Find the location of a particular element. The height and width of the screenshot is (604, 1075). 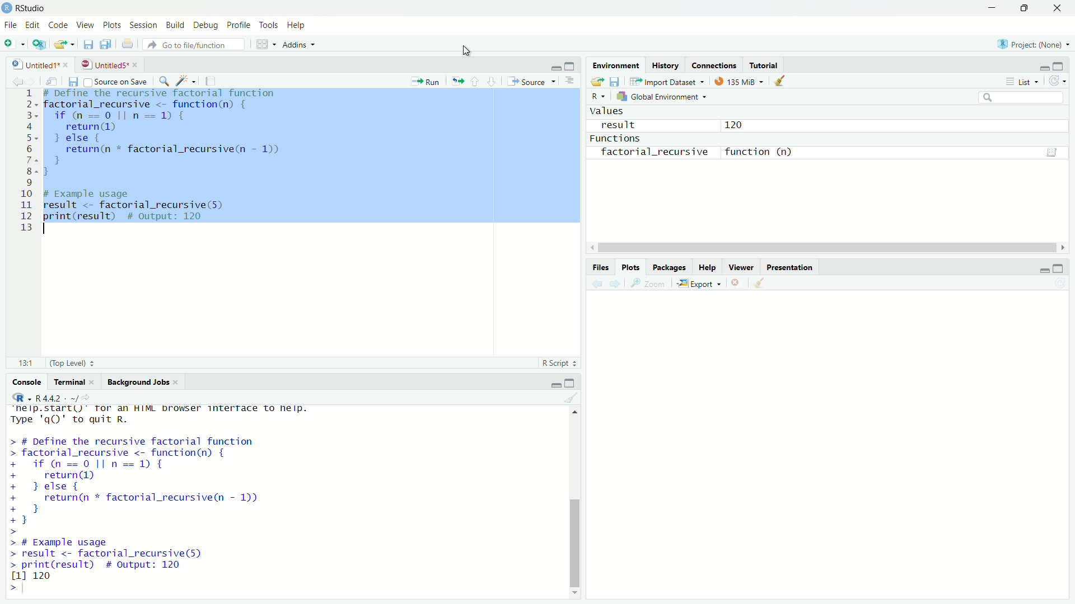

Sourceon Save is located at coordinates (117, 81).